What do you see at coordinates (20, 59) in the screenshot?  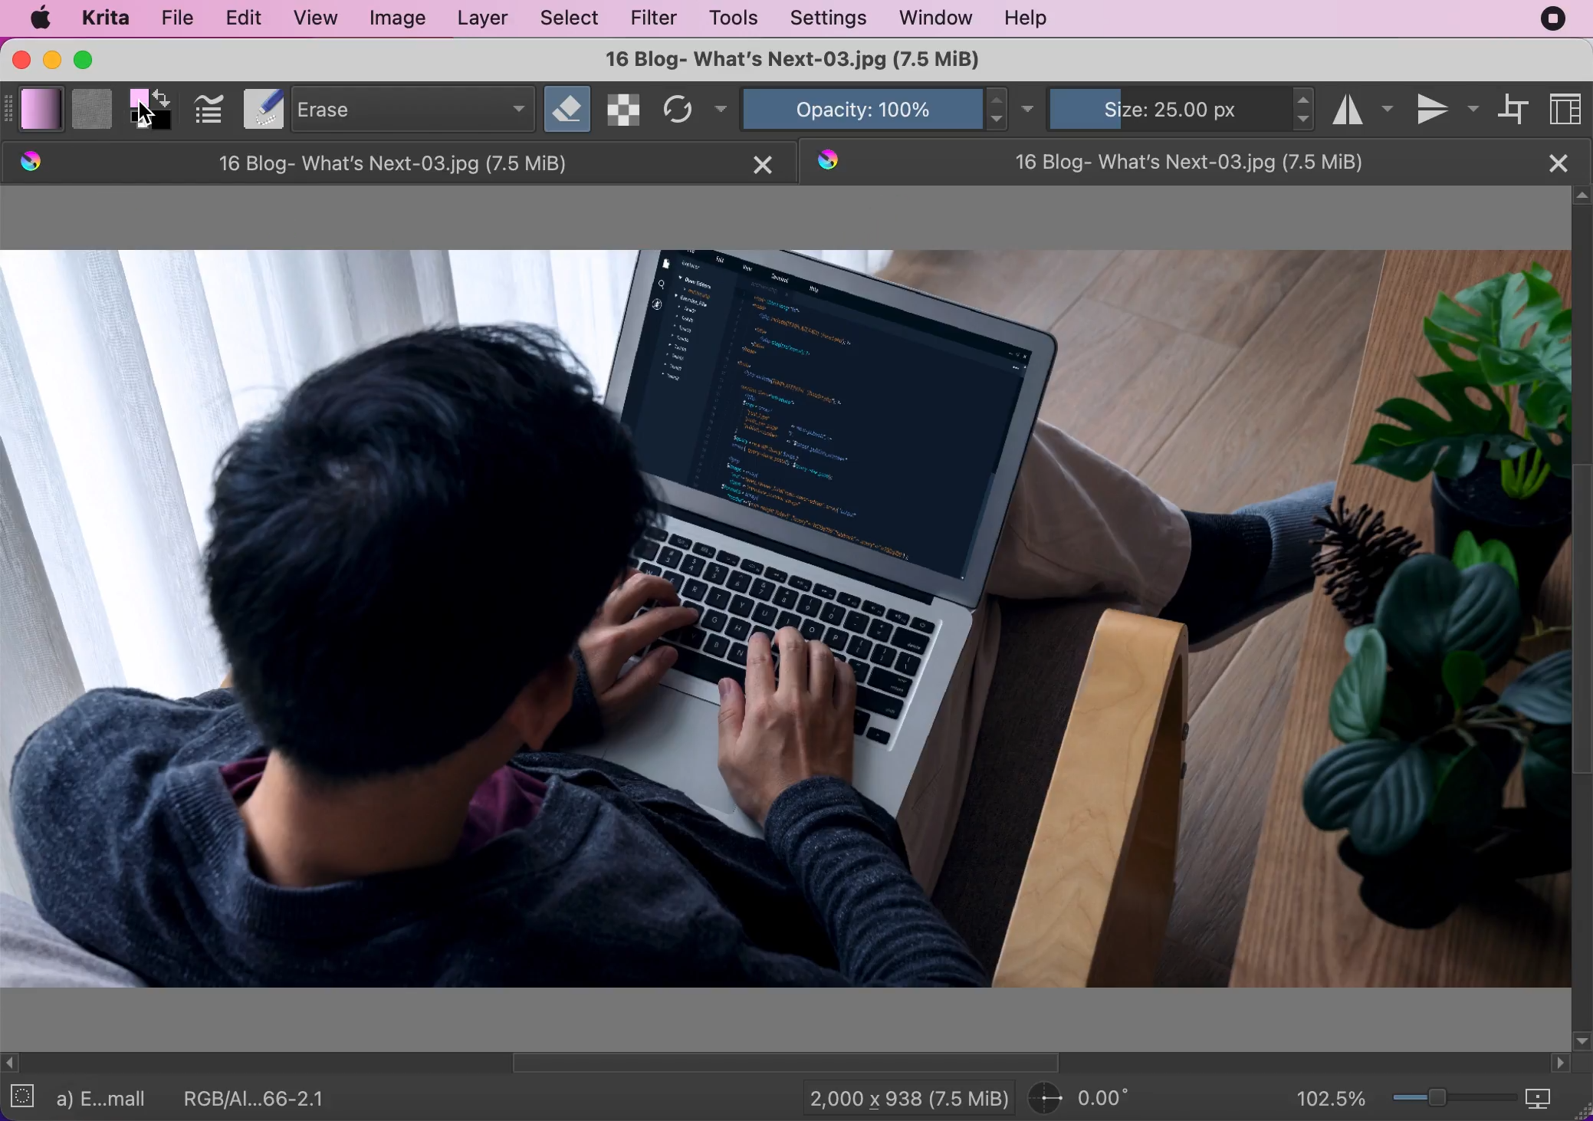 I see `close` at bounding box center [20, 59].